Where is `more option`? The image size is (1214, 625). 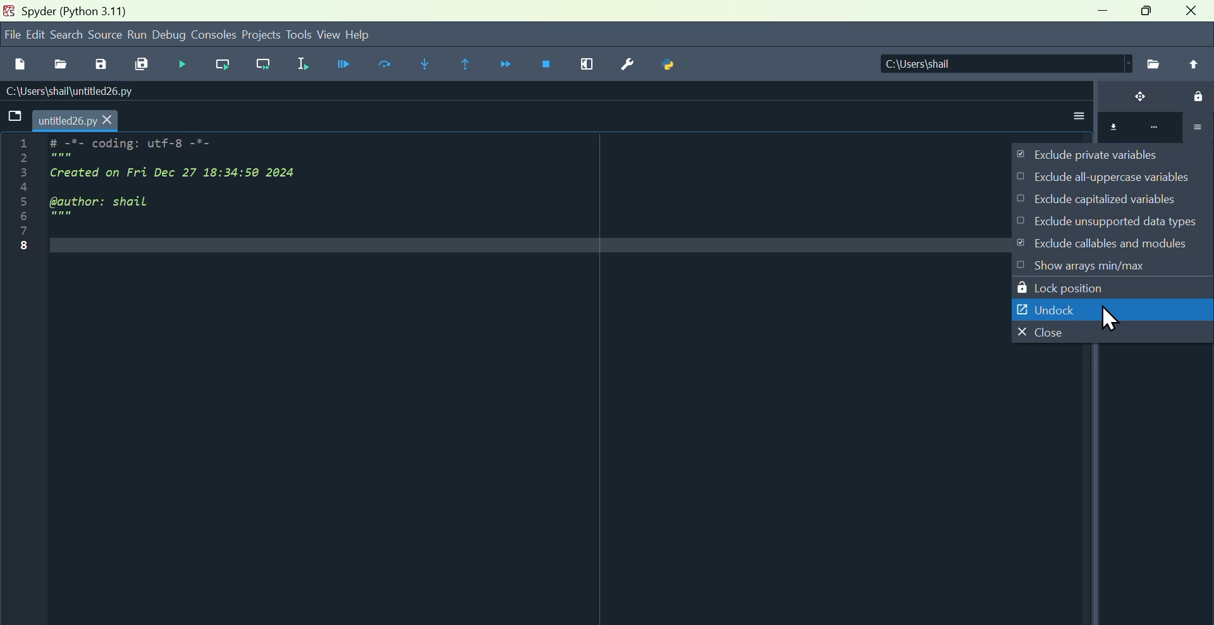 more option is located at coordinates (1144, 130).